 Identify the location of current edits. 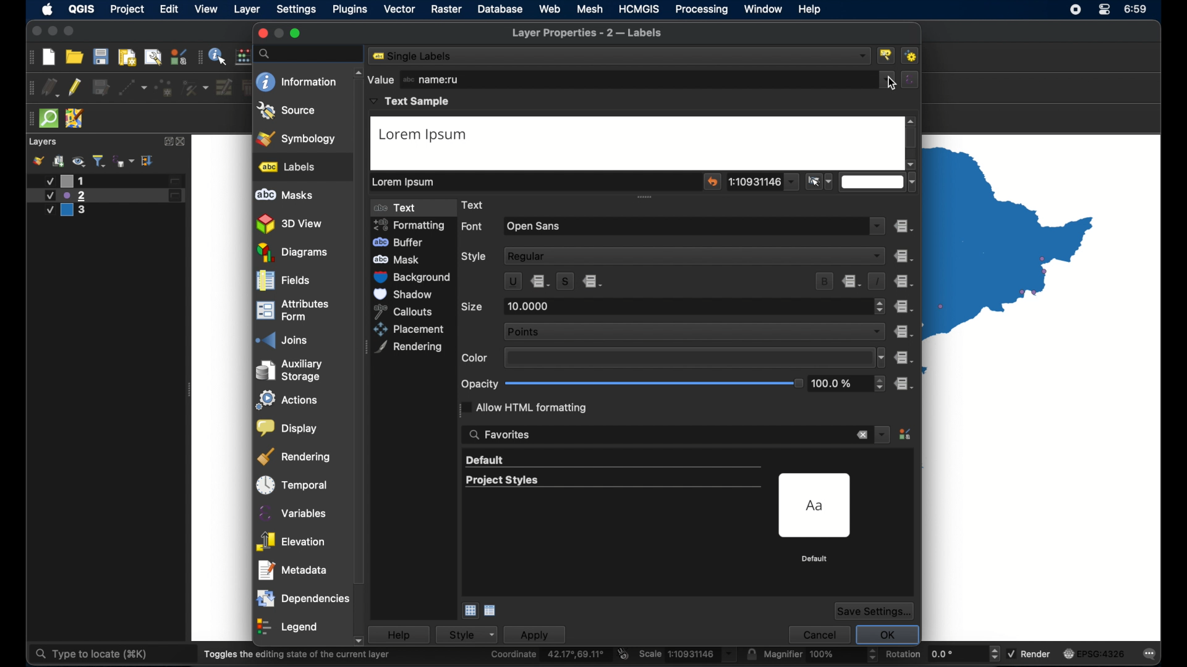
(50, 87).